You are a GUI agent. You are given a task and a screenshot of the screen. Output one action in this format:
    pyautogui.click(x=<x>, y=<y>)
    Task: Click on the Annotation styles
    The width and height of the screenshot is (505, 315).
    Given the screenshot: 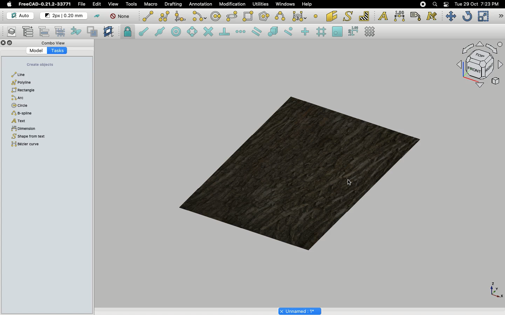 What is the action you would take?
    pyautogui.click(x=431, y=17)
    